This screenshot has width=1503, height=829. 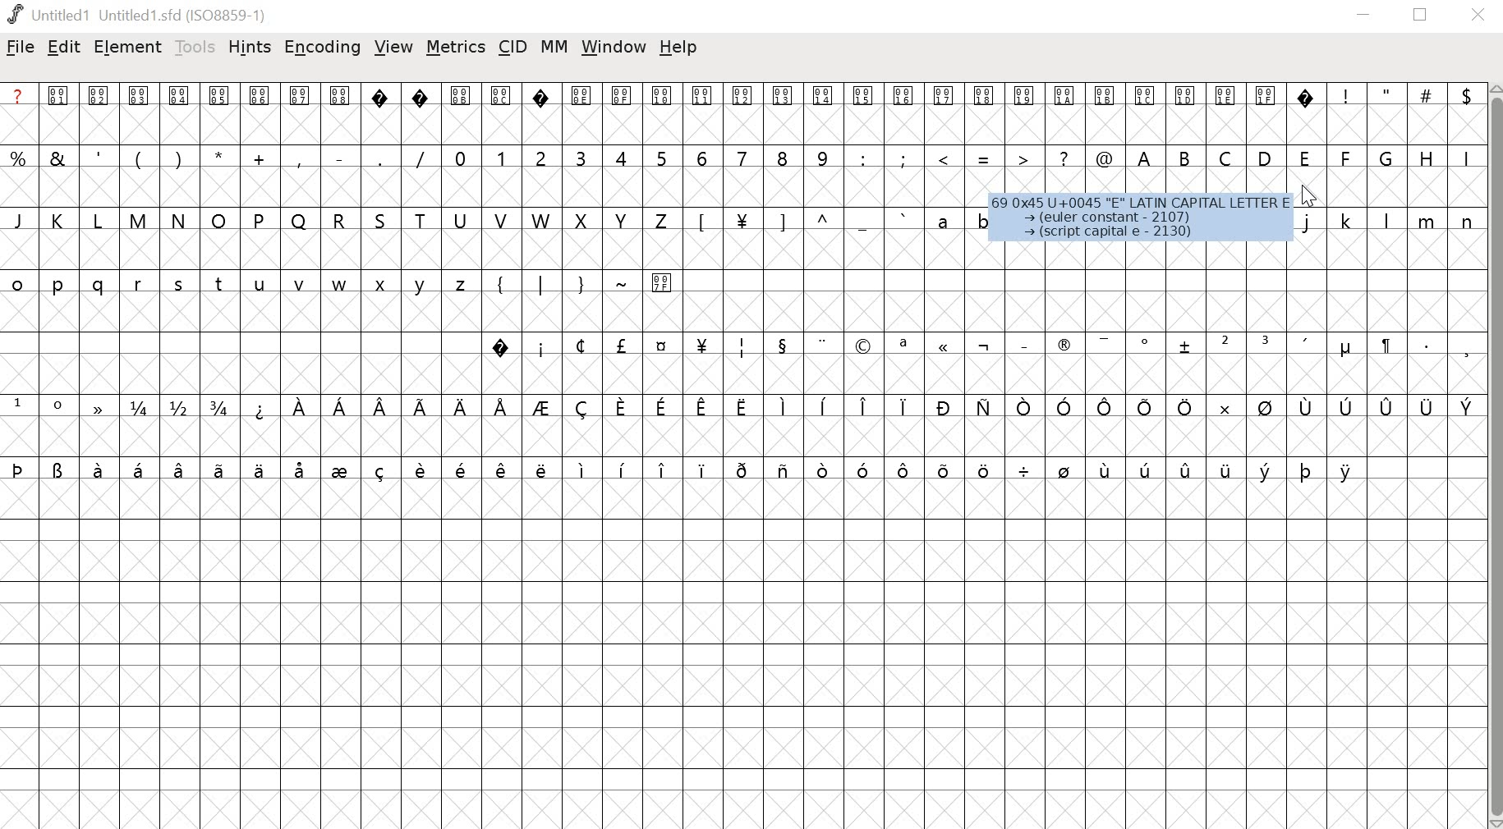 What do you see at coordinates (221, 155) in the screenshot?
I see `symbols` at bounding box center [221, 155].